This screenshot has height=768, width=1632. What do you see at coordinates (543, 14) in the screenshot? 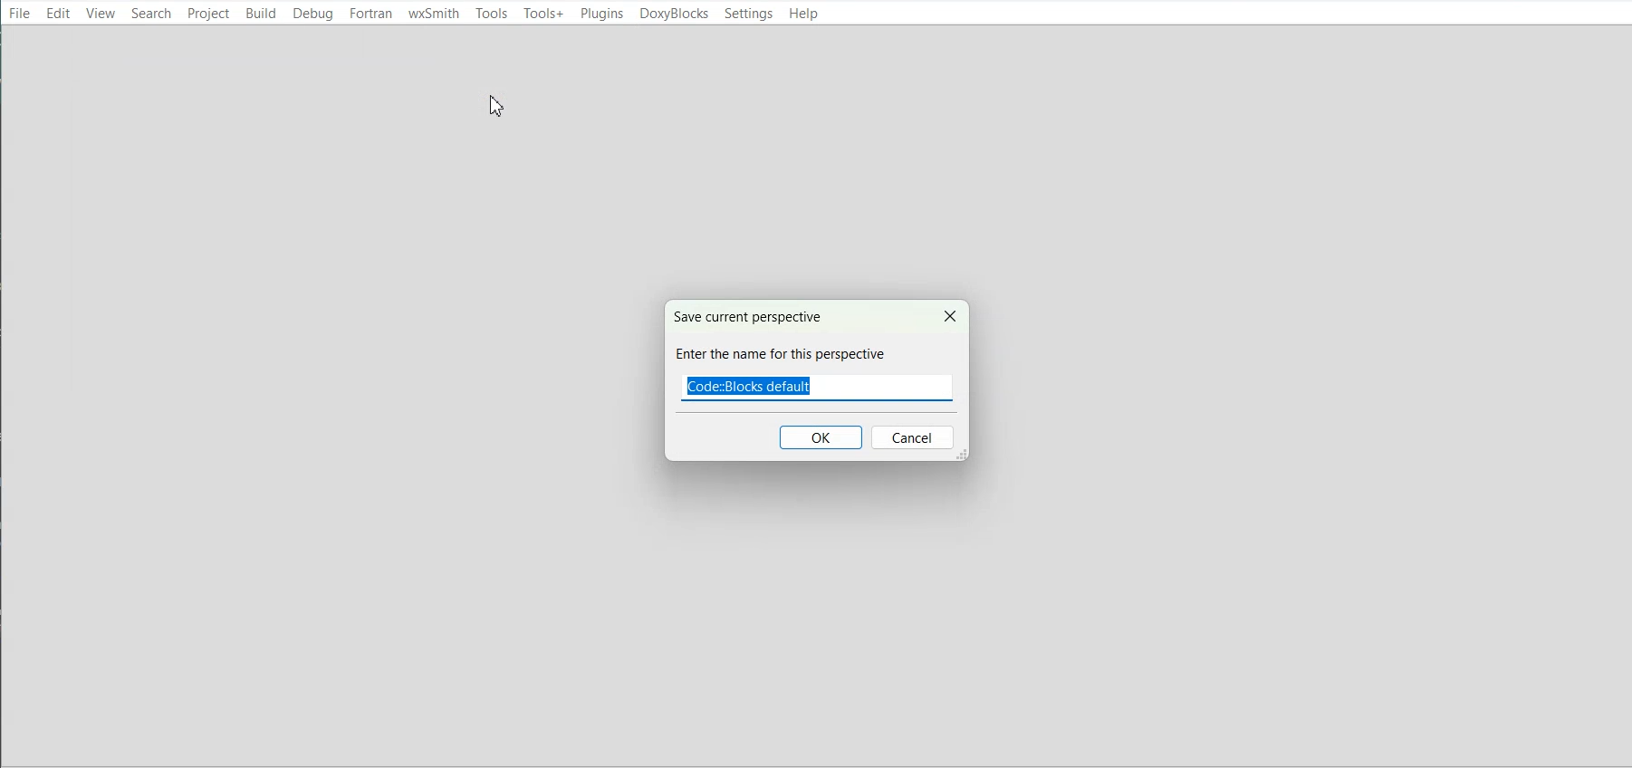
I see `Tools+` at bounding box center [543, 14].